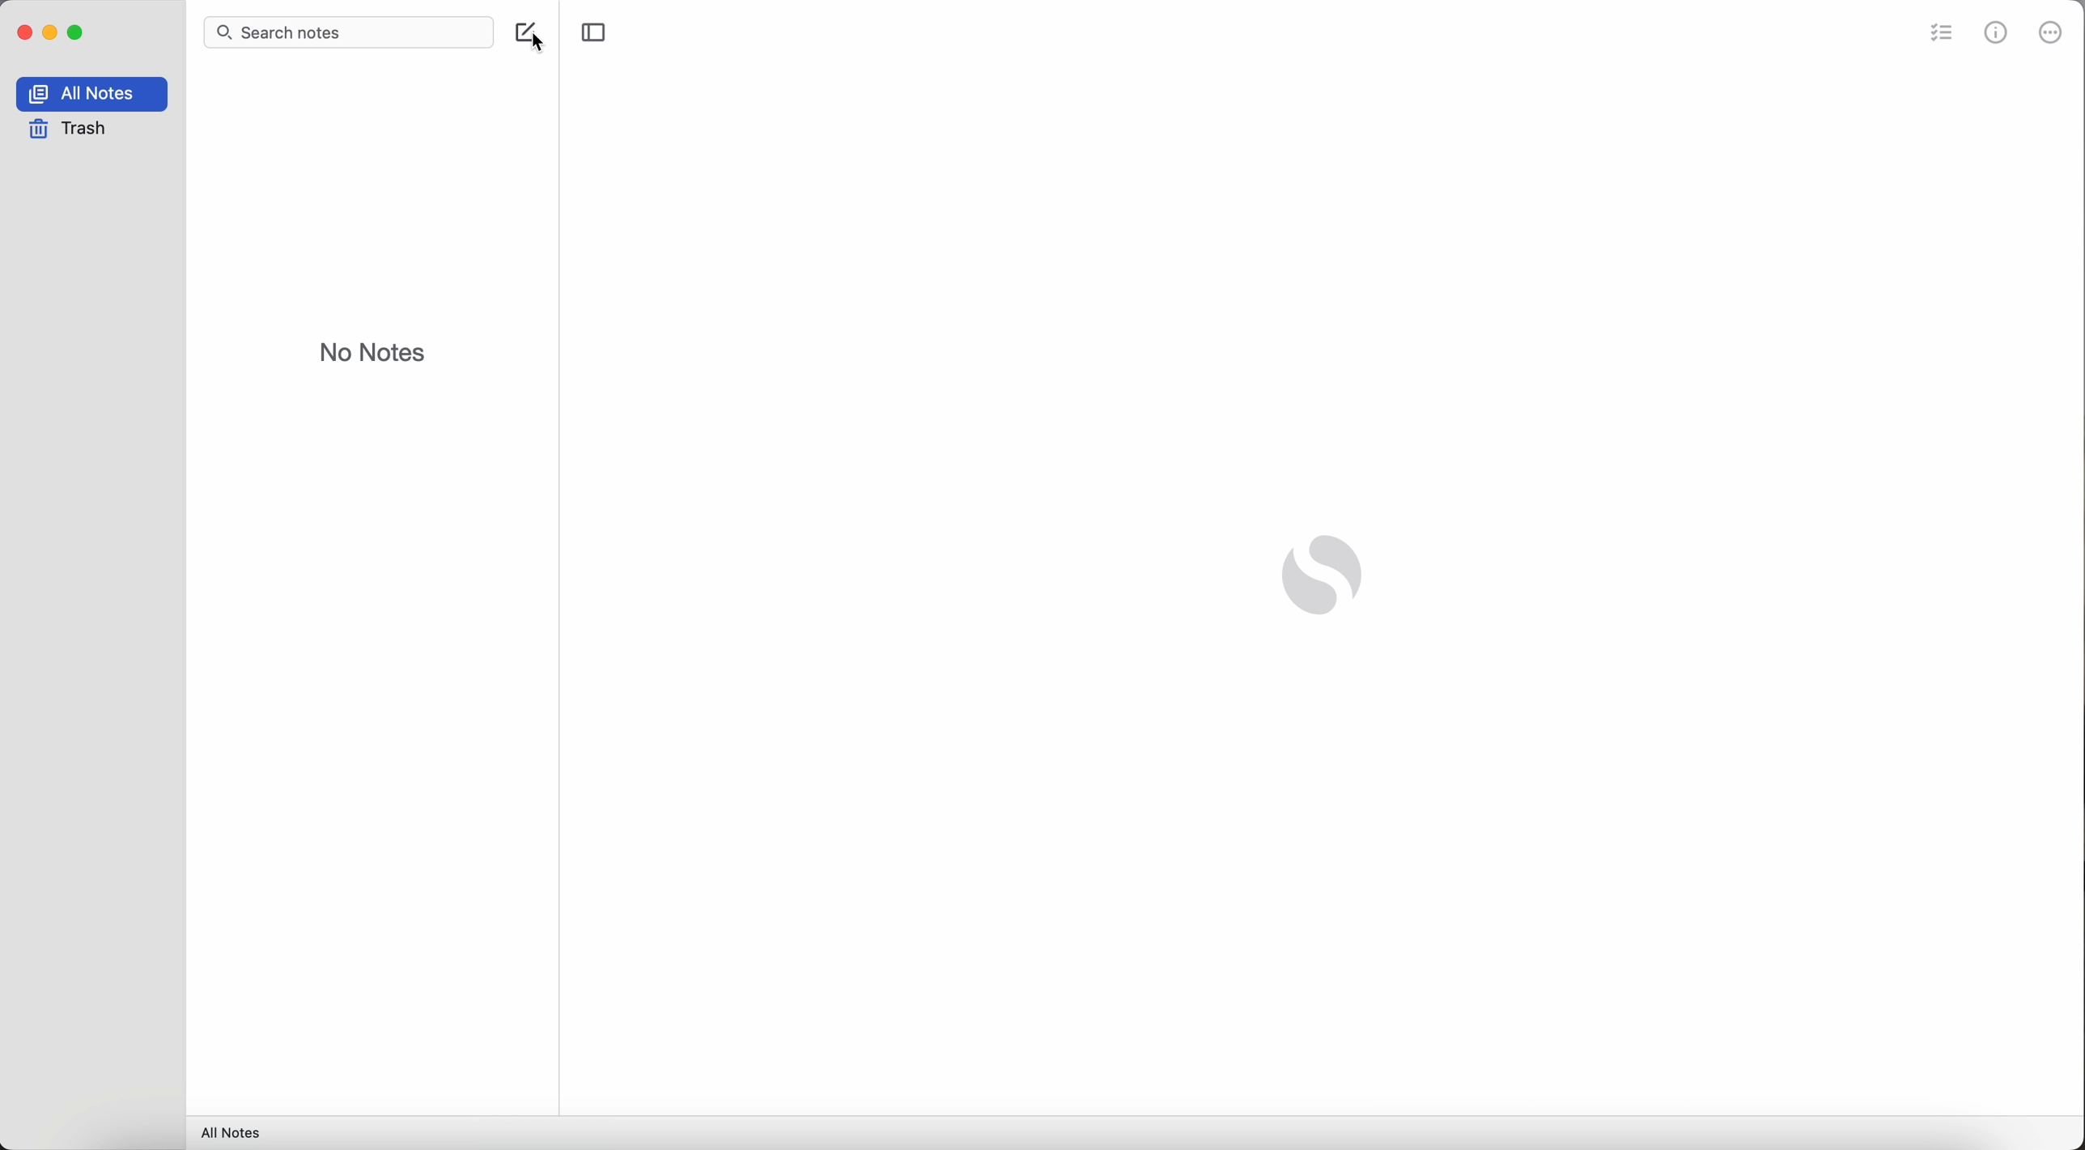 Image resolution: width=2085 pixels, height=1150 pixels. Describe the element at coordinates (90, 95) in the screenshot. I see `all notes` at that location.